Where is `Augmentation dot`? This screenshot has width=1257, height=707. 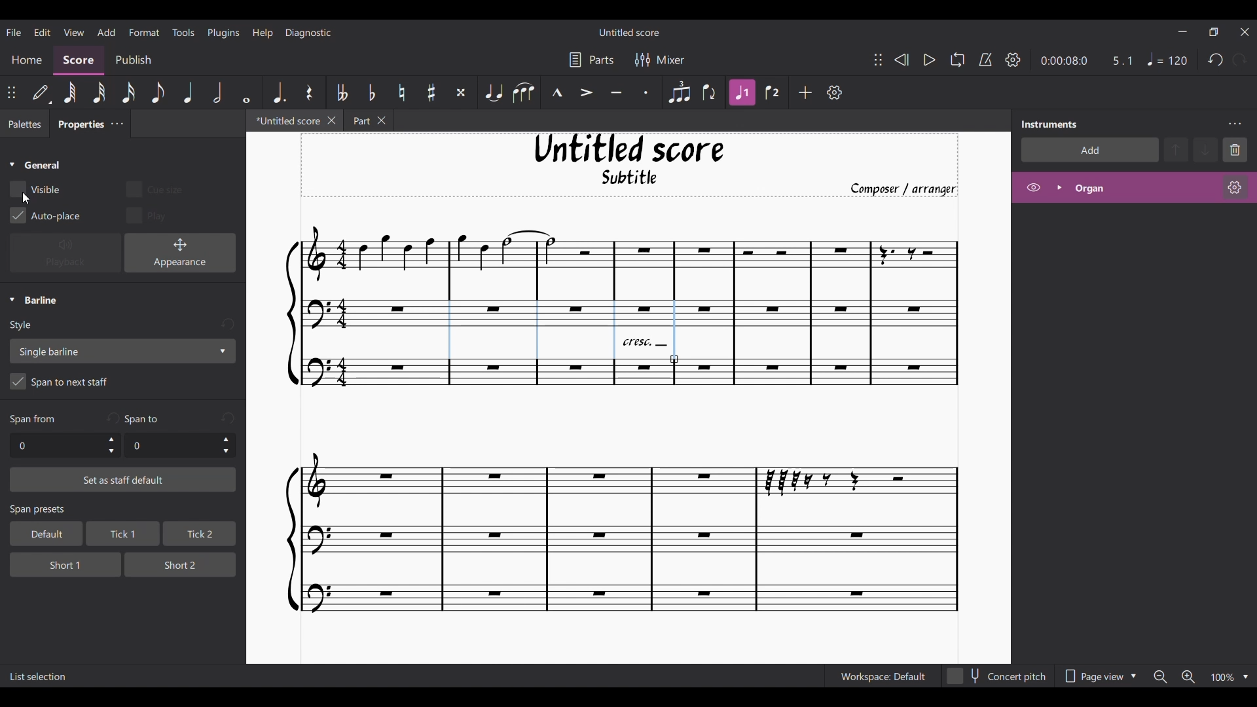
Augmentation dot is located at coordinates (278, 92).